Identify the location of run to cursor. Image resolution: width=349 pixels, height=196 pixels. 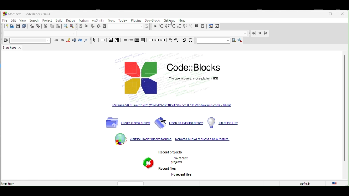
(161, 26).